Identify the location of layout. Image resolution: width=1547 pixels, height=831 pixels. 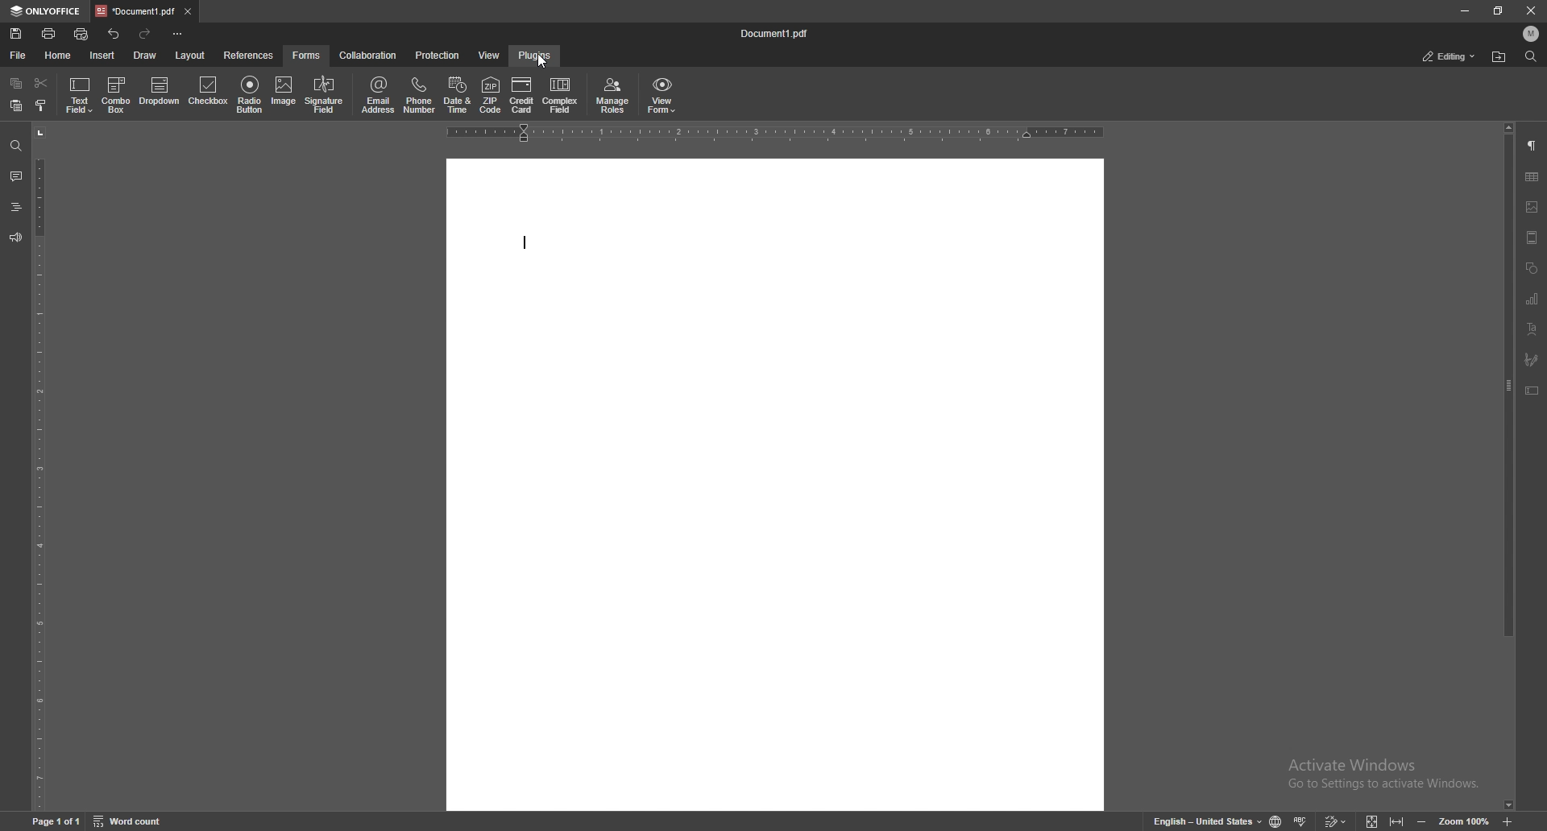
(189, 56).